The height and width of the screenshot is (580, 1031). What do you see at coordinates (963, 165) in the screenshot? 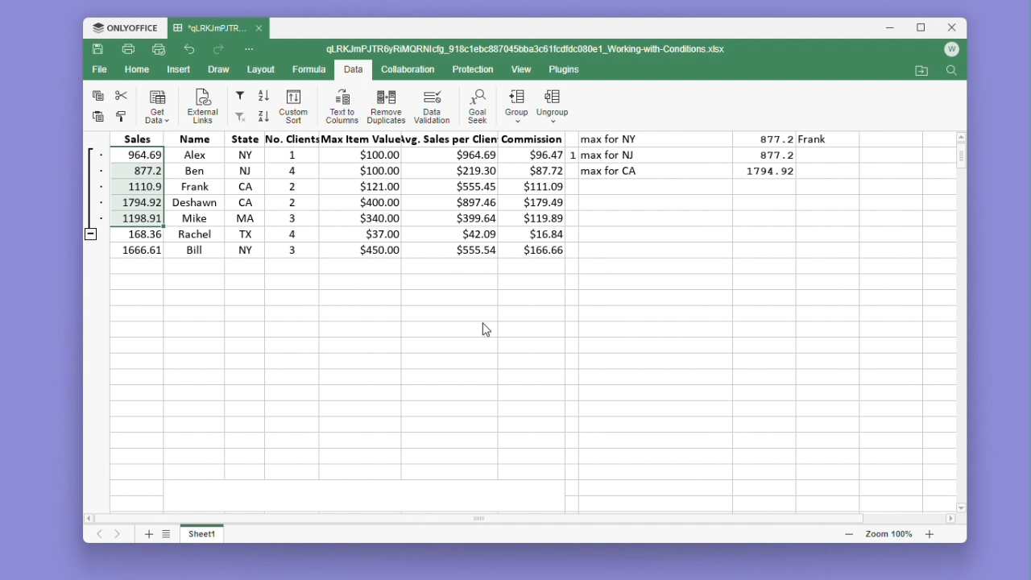
I see `Vertical scroll bar` at bounding box center [963, 165].